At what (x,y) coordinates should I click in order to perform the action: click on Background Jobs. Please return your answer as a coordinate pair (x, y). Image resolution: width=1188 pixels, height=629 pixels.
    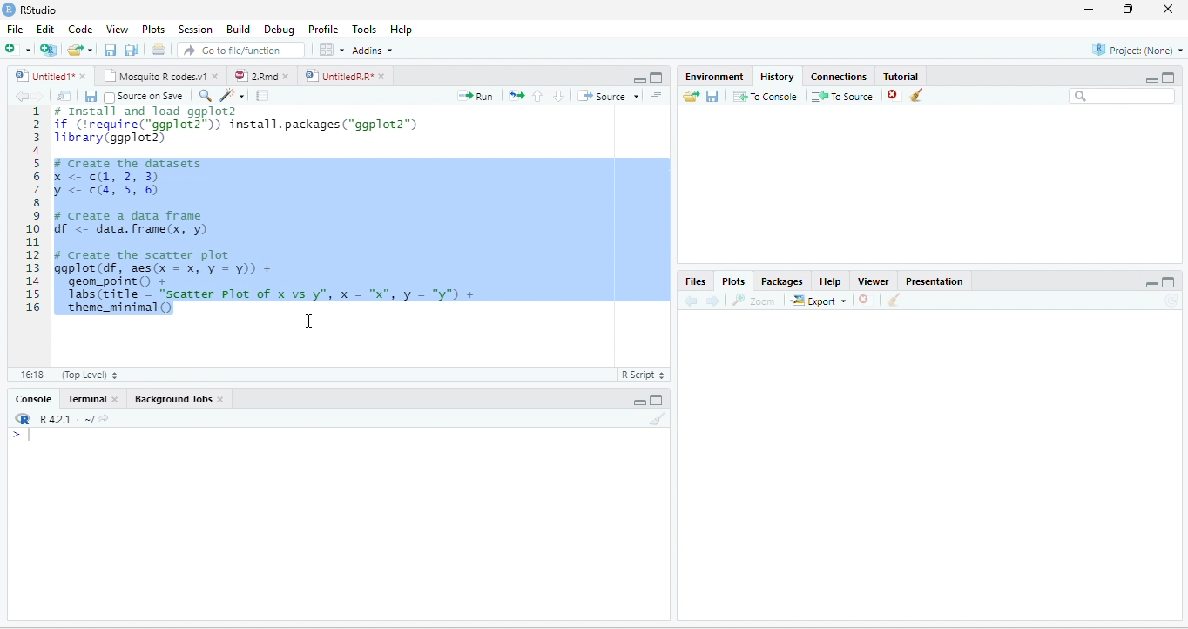
    Looking at the image, I should click on (172, 400).